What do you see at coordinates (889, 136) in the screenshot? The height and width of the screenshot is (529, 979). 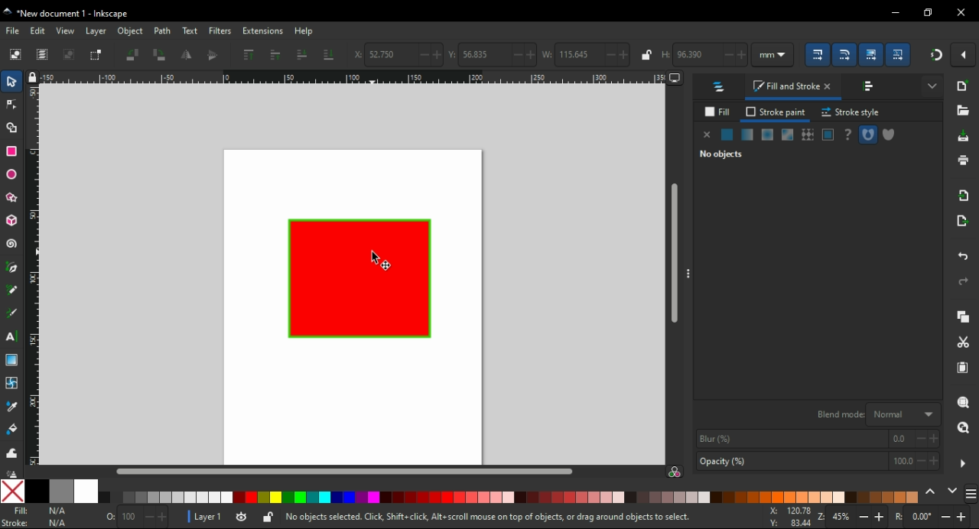 I see `fill rule` at bounding box center [889, 136].